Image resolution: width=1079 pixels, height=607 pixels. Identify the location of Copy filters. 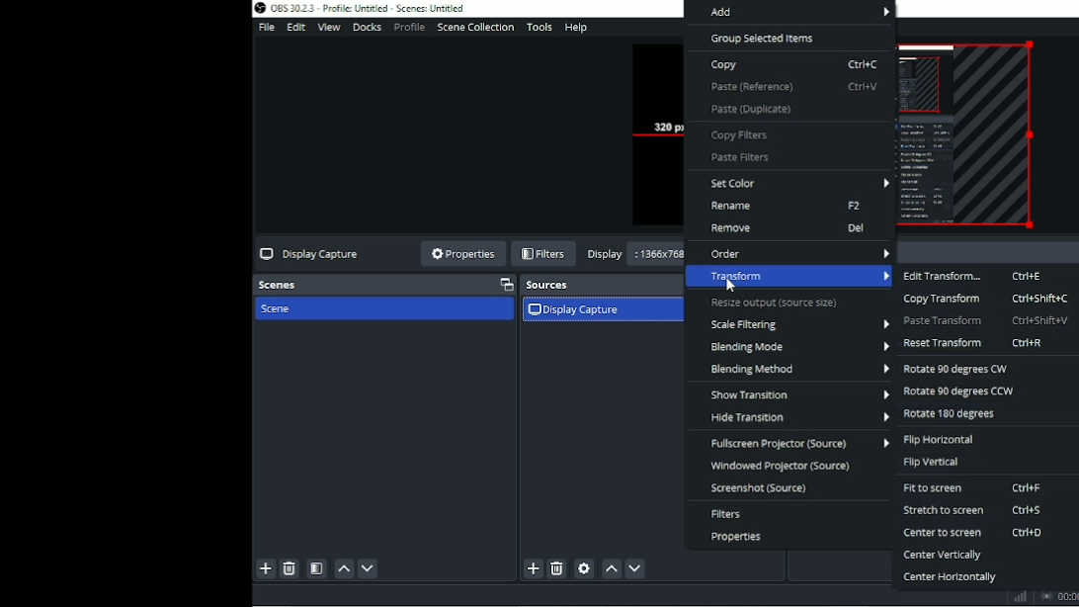
(744, 135).